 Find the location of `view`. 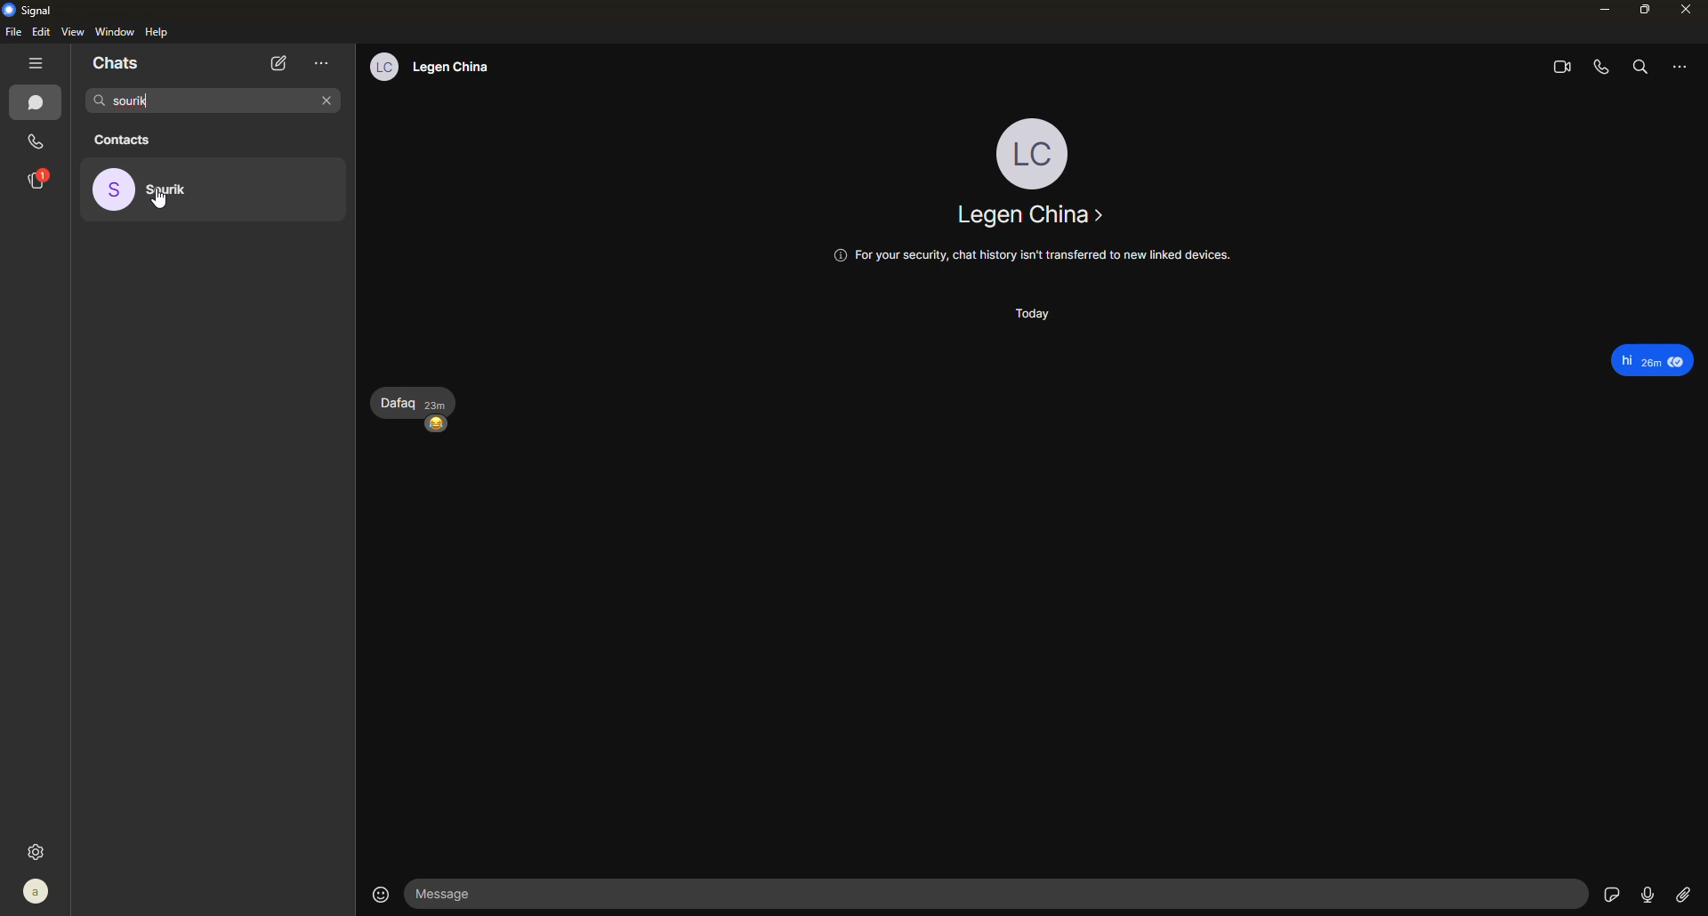

view is located at coordinates (72, 31).